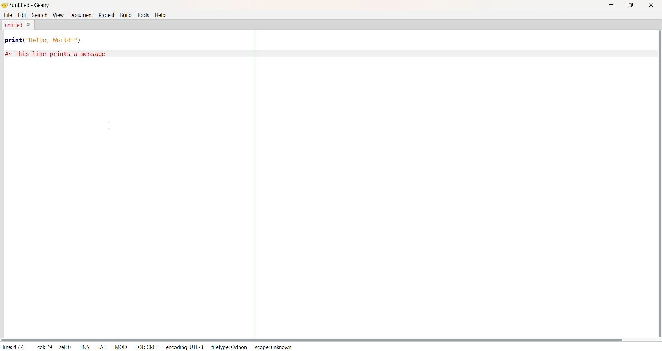  What do you see at coordinates (631, 5) in the screenshot?
I see `Maximize` at bounding box center [631, 5].